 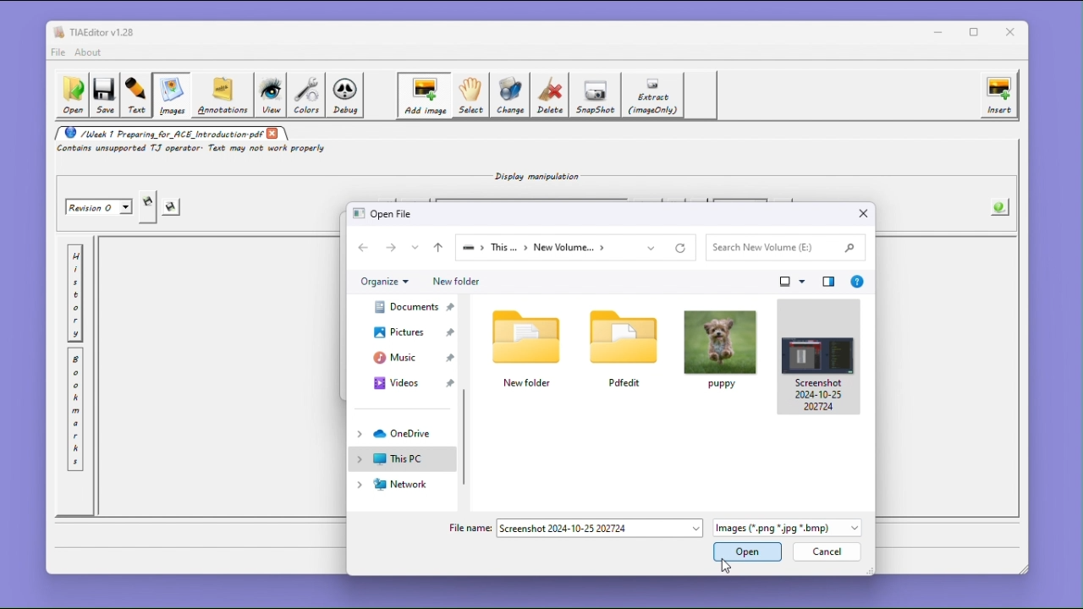 What do you see at coordinates (405, 357) in the screenshot?
I see `music` at bounding box center [405, 357].